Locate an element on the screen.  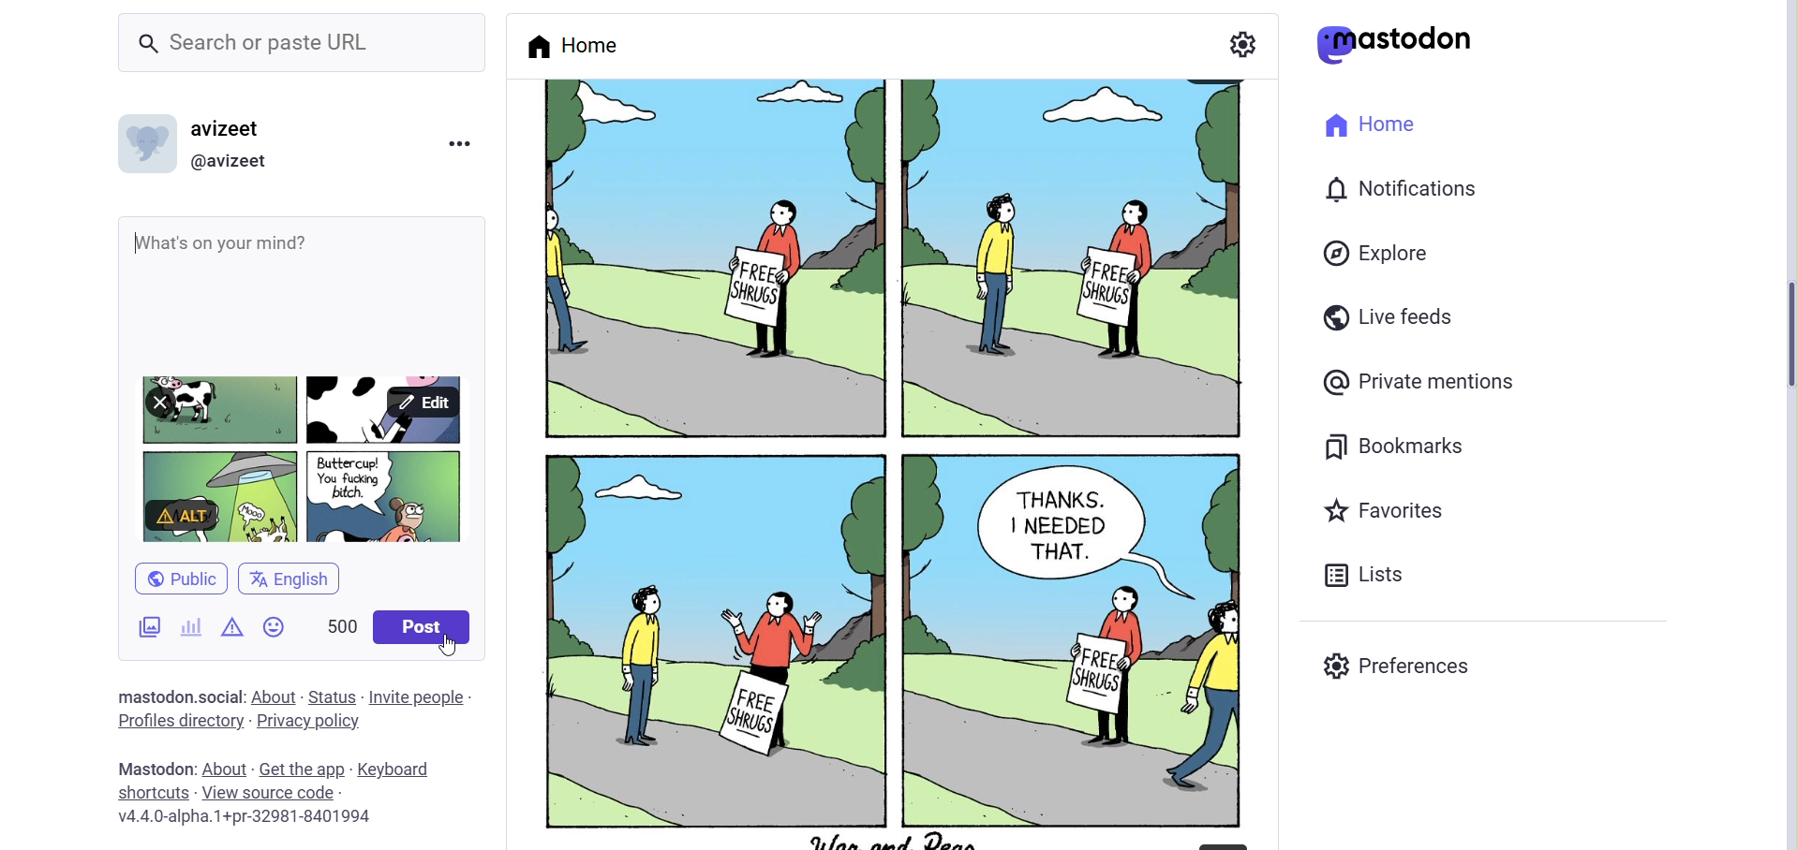
Another Post is located at coordinates (887, 461).